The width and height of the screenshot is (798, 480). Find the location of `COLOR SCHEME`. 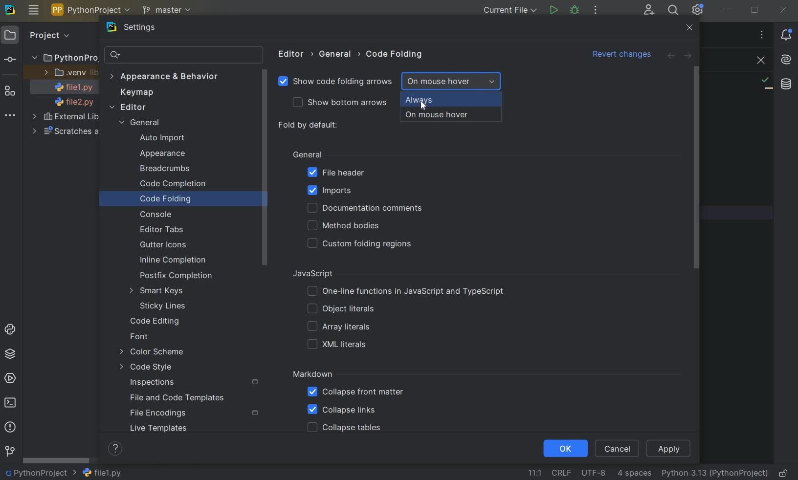

COLOR SCHEME is located at coordinates (153, 352).